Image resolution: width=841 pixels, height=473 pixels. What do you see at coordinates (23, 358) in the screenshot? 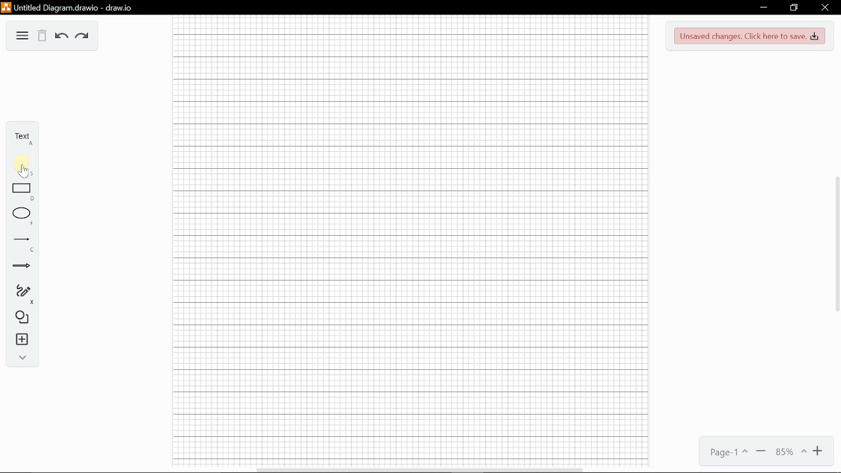
I see `Collapse /expand` at bounding box center [23, 358].